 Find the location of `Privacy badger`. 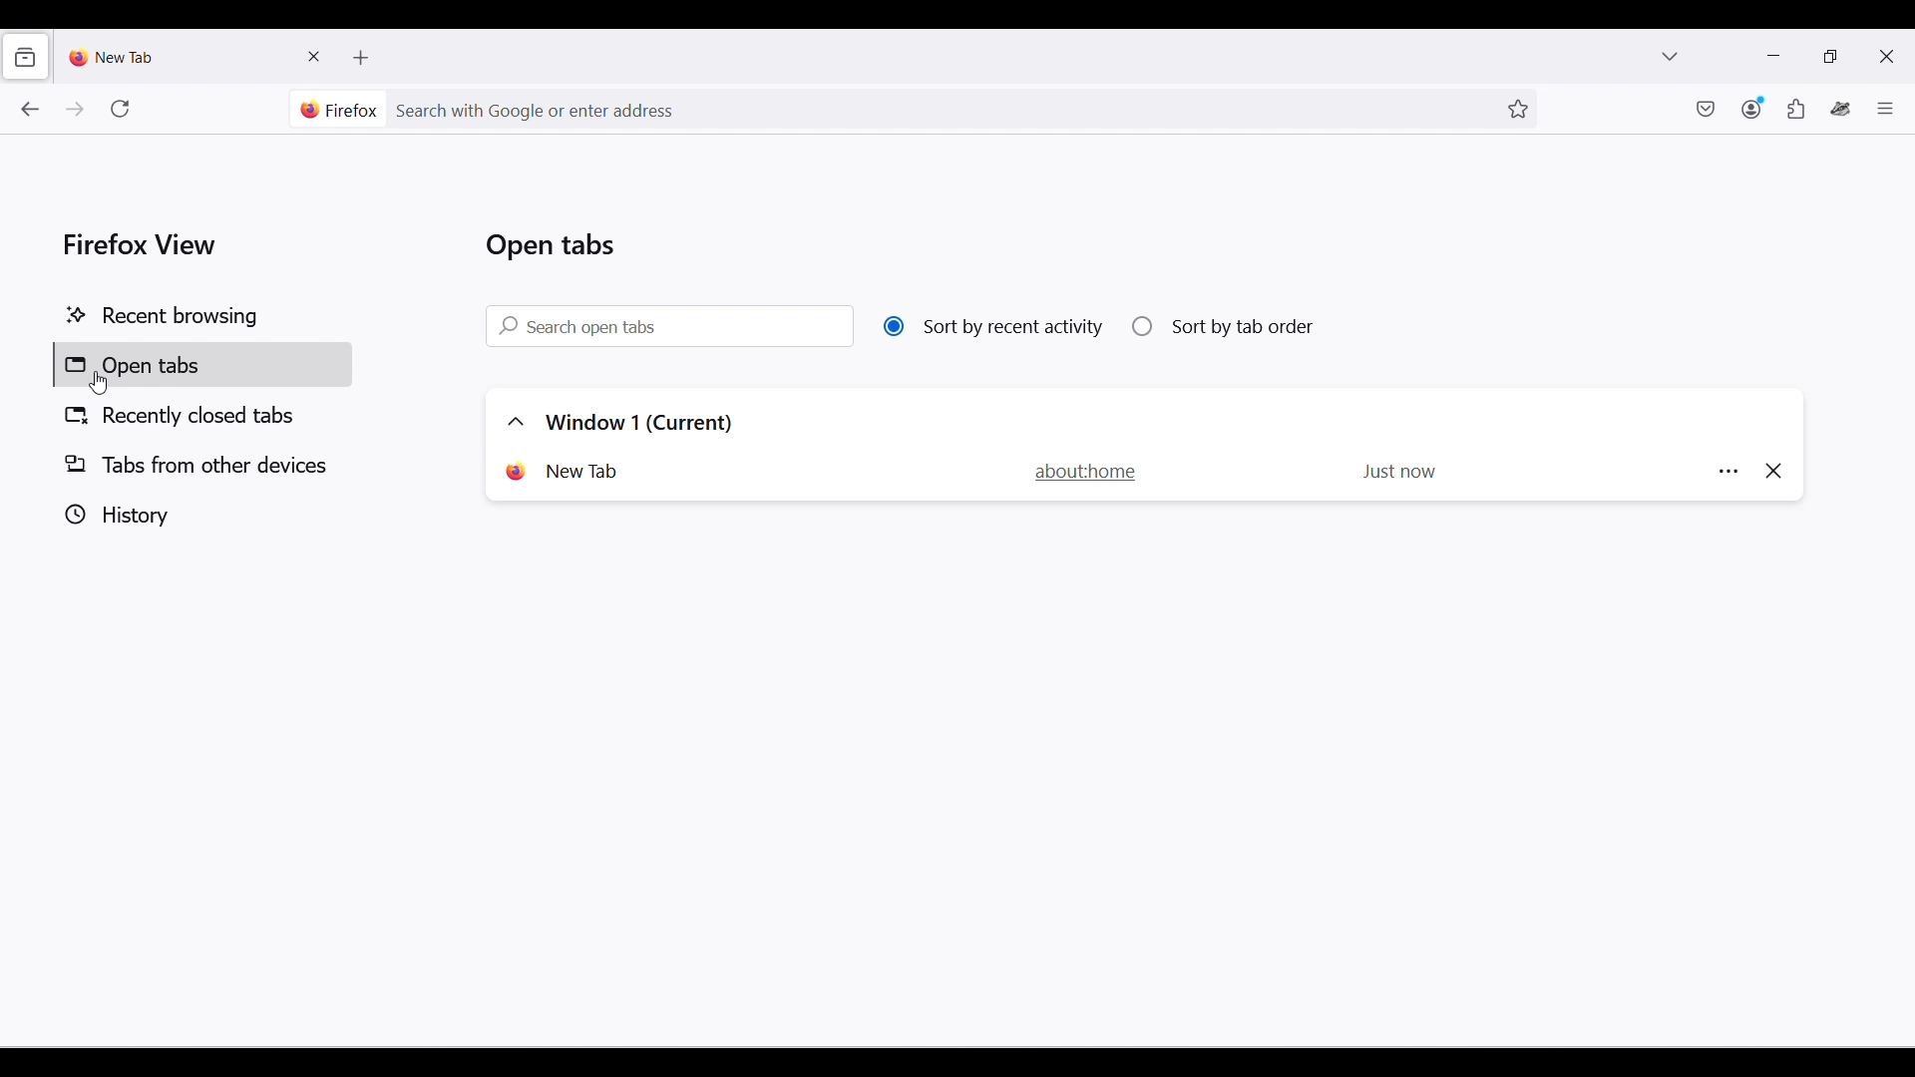

Privacy badger is located at coordinates (1841, 109).